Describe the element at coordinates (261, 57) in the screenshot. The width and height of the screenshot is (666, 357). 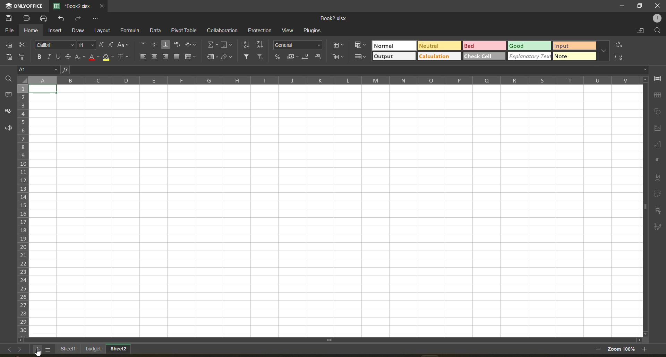
I see `clear filter` at that location.